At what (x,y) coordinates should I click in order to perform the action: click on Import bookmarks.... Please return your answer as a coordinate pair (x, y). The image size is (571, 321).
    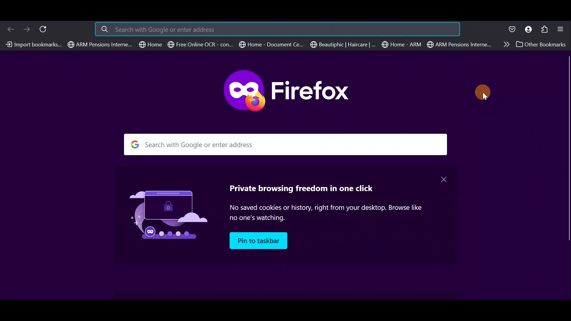
    Looking at the image, I should click on (33, 44).